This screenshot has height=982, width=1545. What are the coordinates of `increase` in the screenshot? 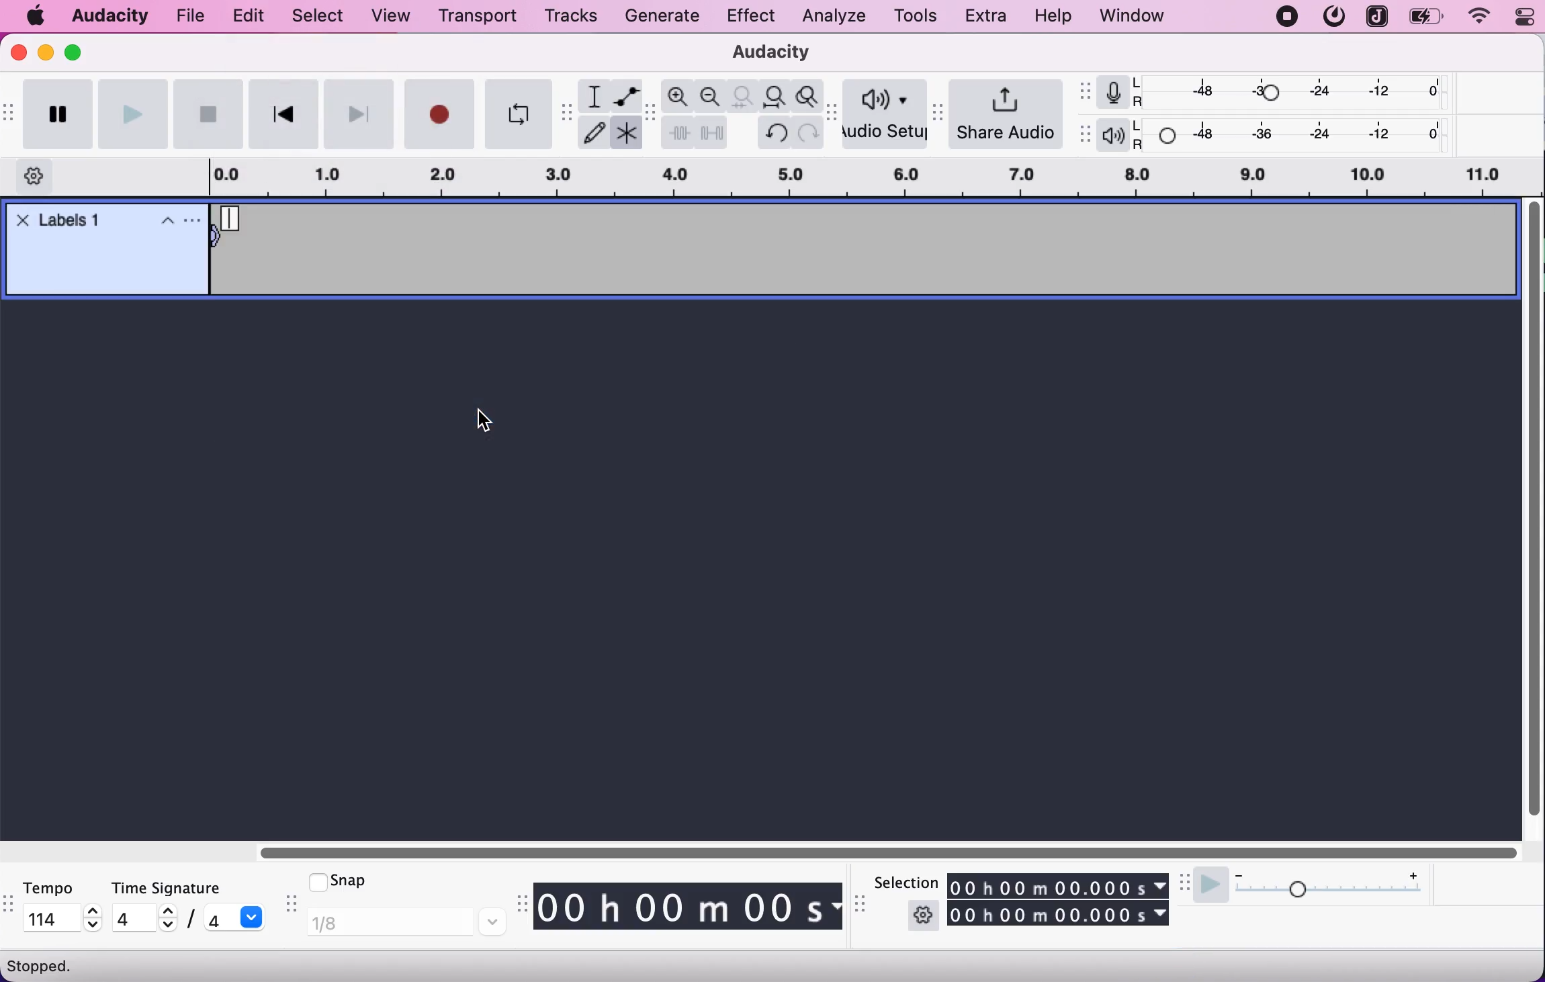 It's located at (167, 911).